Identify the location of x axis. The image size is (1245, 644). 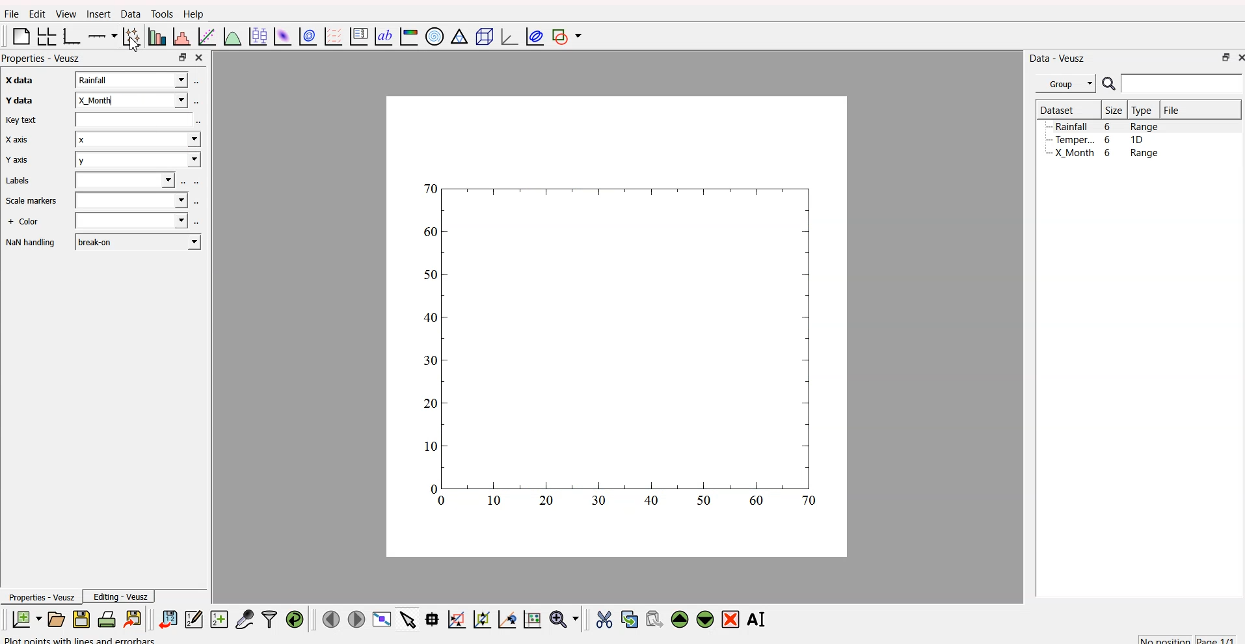
(16, 81).